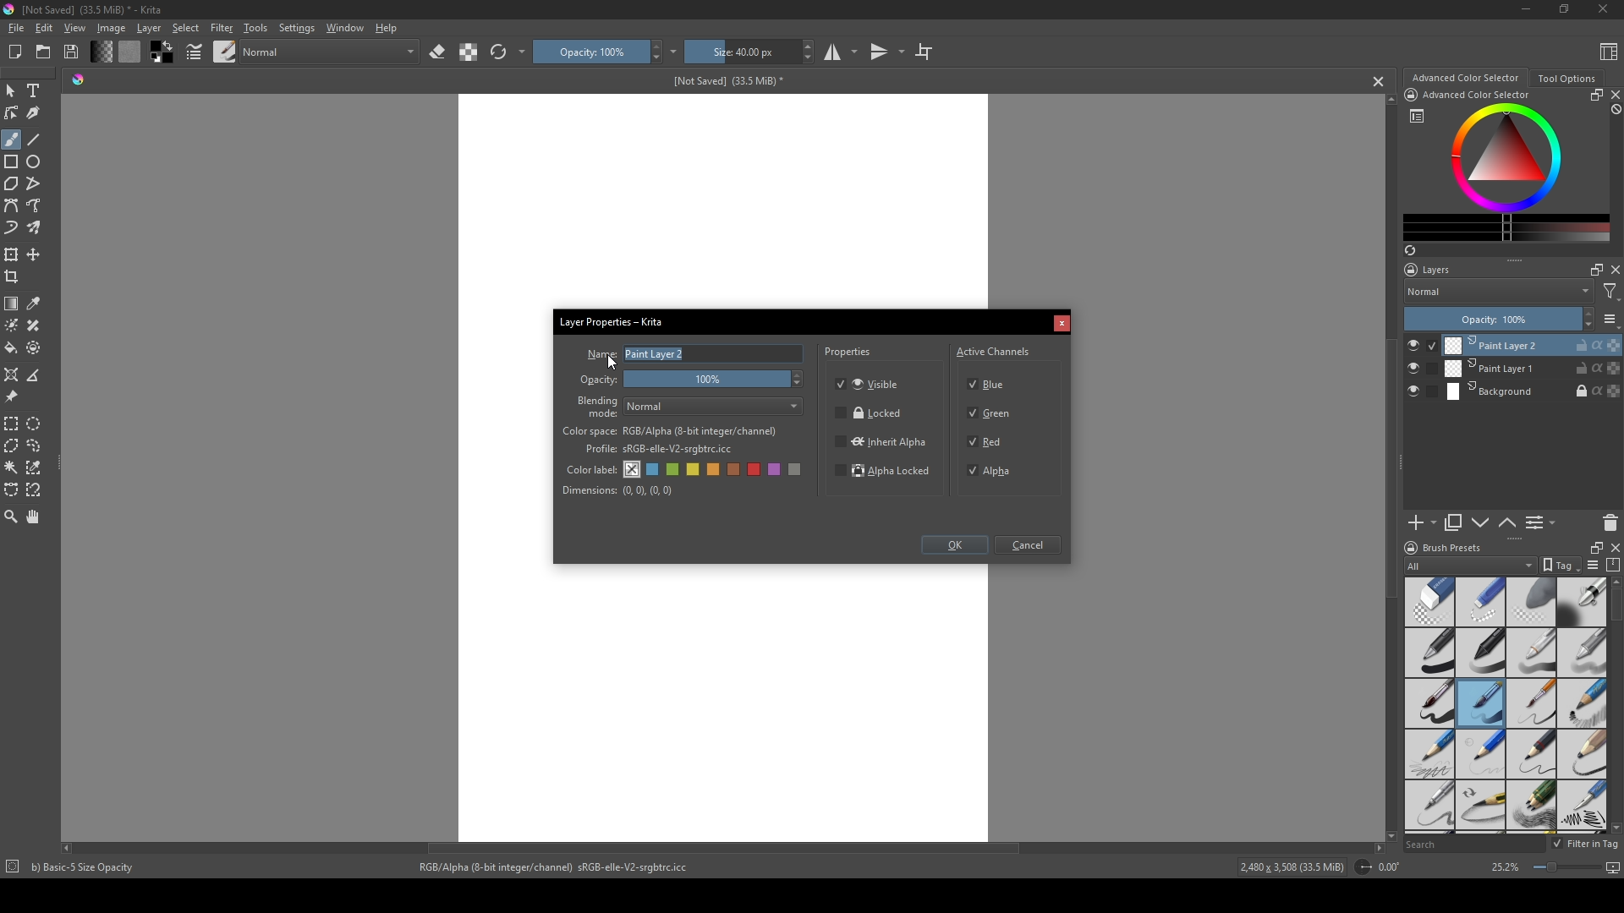 This screenshot has height=913, width=1624. Describe the element at coordinates (670, 431) in the screenshot. I see `Color space: RGB/Alpha (8-bit integer/ channel):` at that location.